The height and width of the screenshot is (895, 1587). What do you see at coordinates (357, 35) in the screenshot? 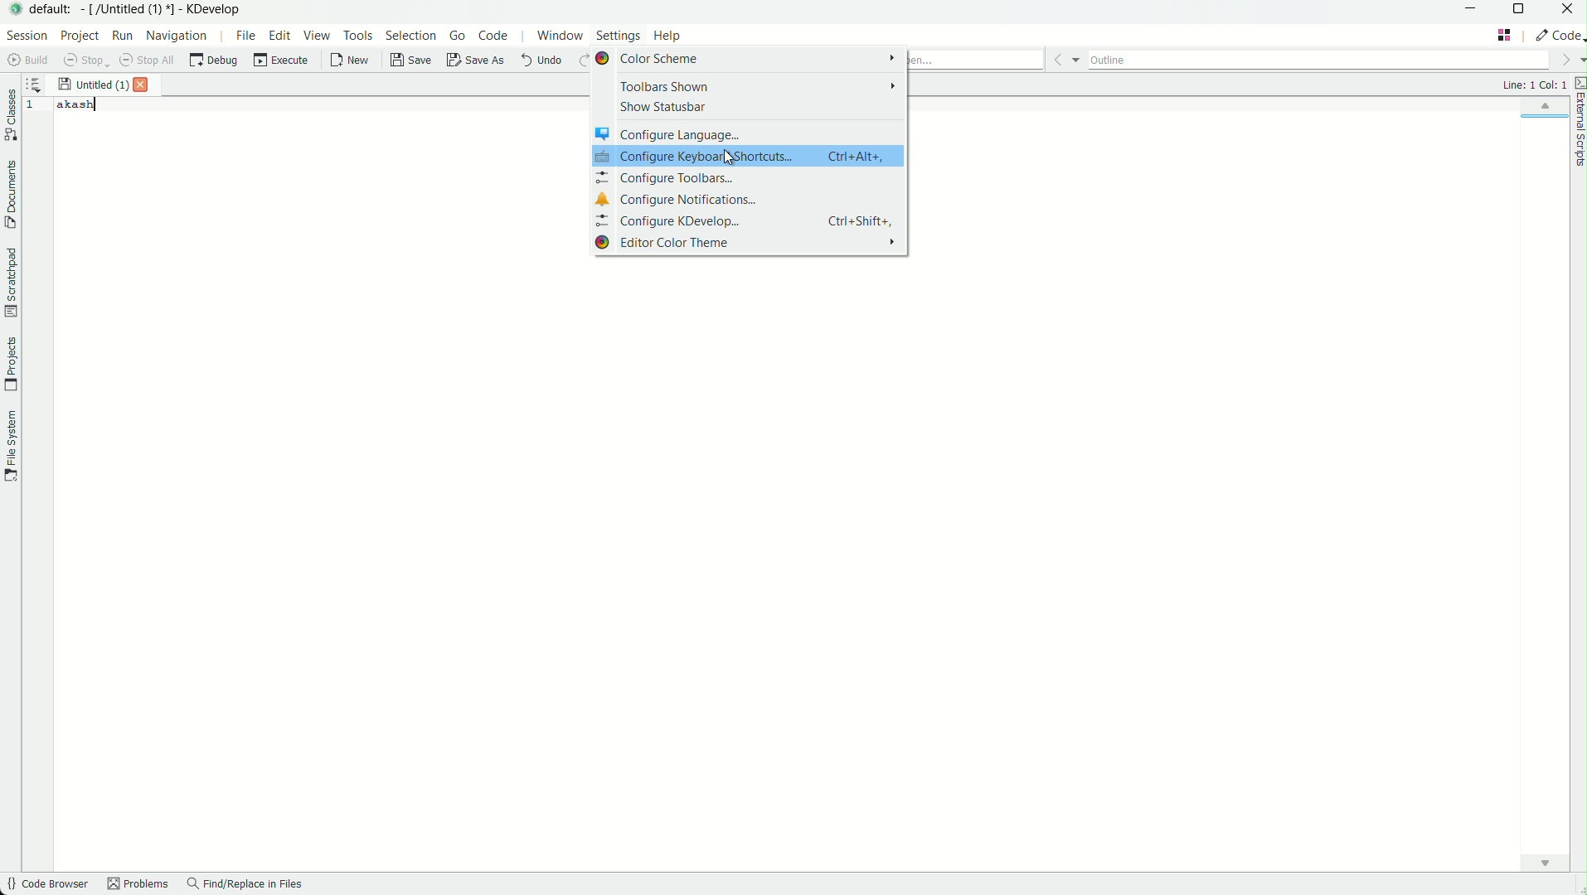
I see `tools menu` at bounding box center [357, 35].